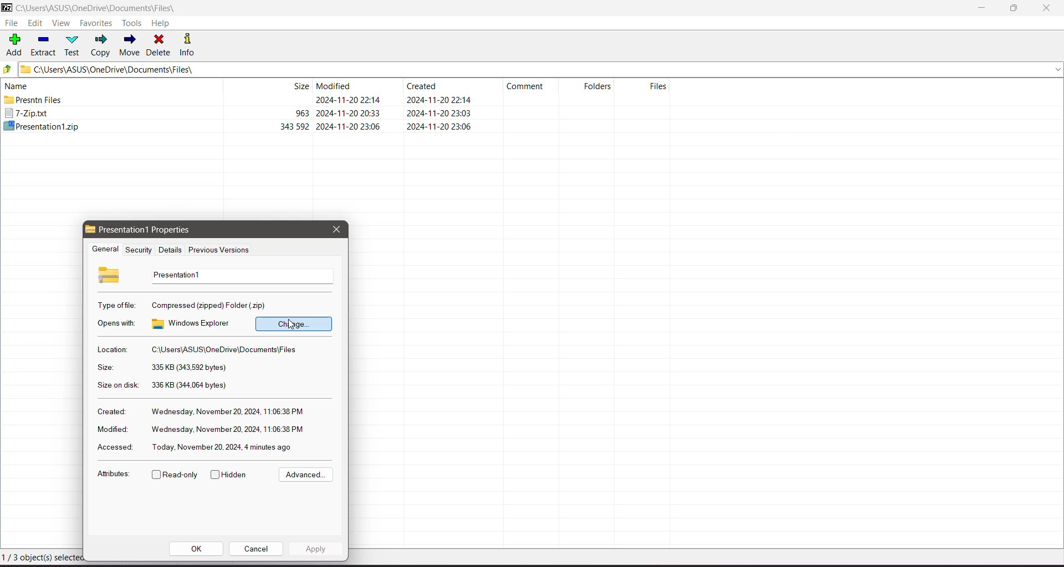  I want to click on Size, so click(105, 368).